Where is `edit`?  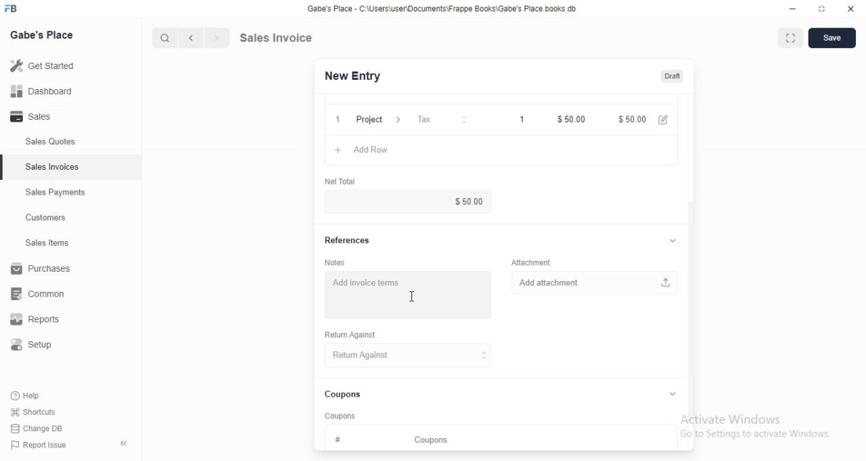 edit is located at coordinates (665, 120).